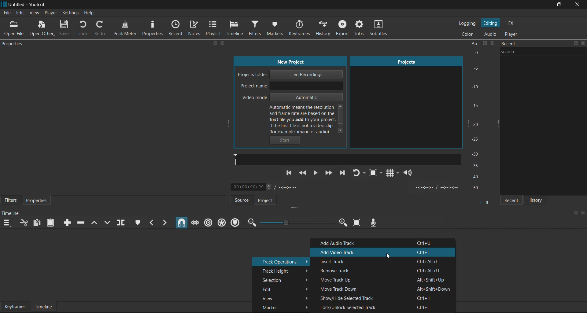 The image size is (587, 313). What do you see at coordinates (510, 199) in the screenshot?
I see `Recent` at bounding box center [510, 199].